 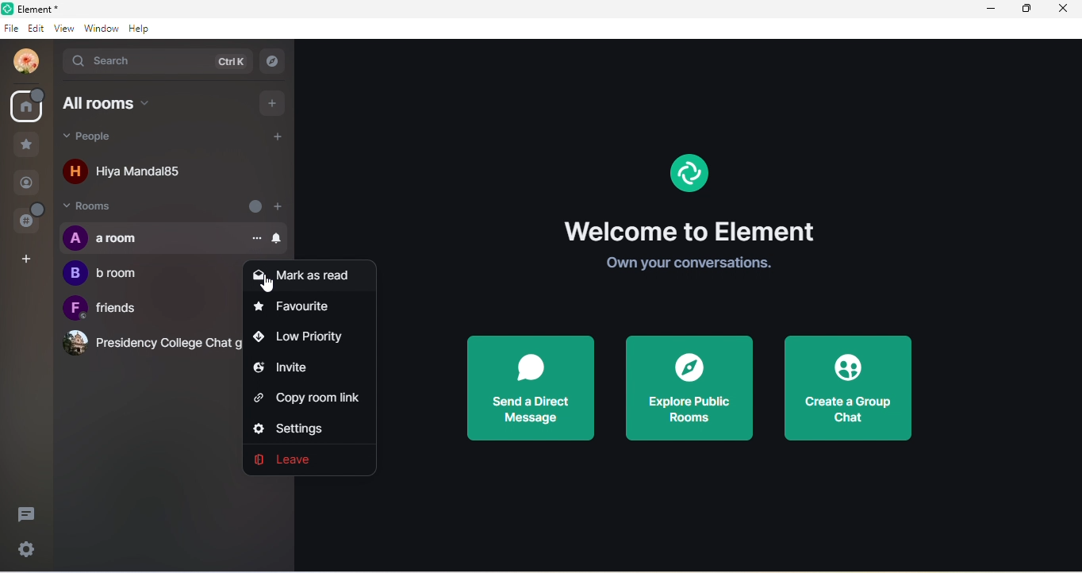 What do you see at coordinates (303, 278) in the screenshot?
I see `mark as read` at bounding box center [303, 278].